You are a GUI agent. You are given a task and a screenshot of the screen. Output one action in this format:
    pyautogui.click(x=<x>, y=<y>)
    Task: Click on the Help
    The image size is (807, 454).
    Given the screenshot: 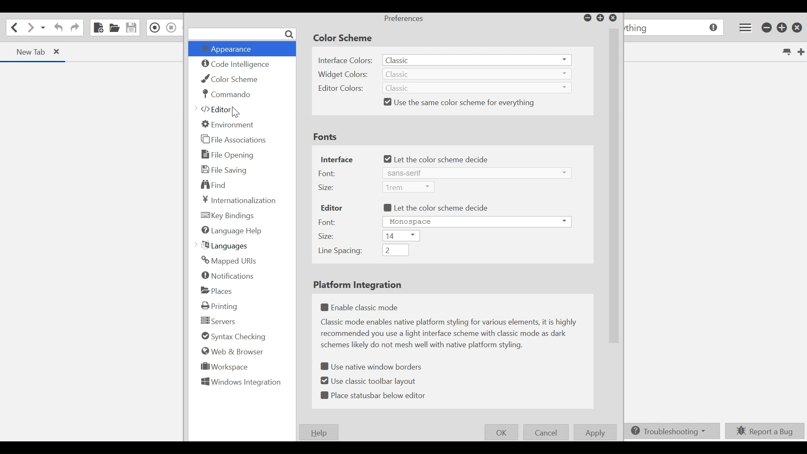 What is the action you would take?
    pyautogui.click(x=317, y=433)
    